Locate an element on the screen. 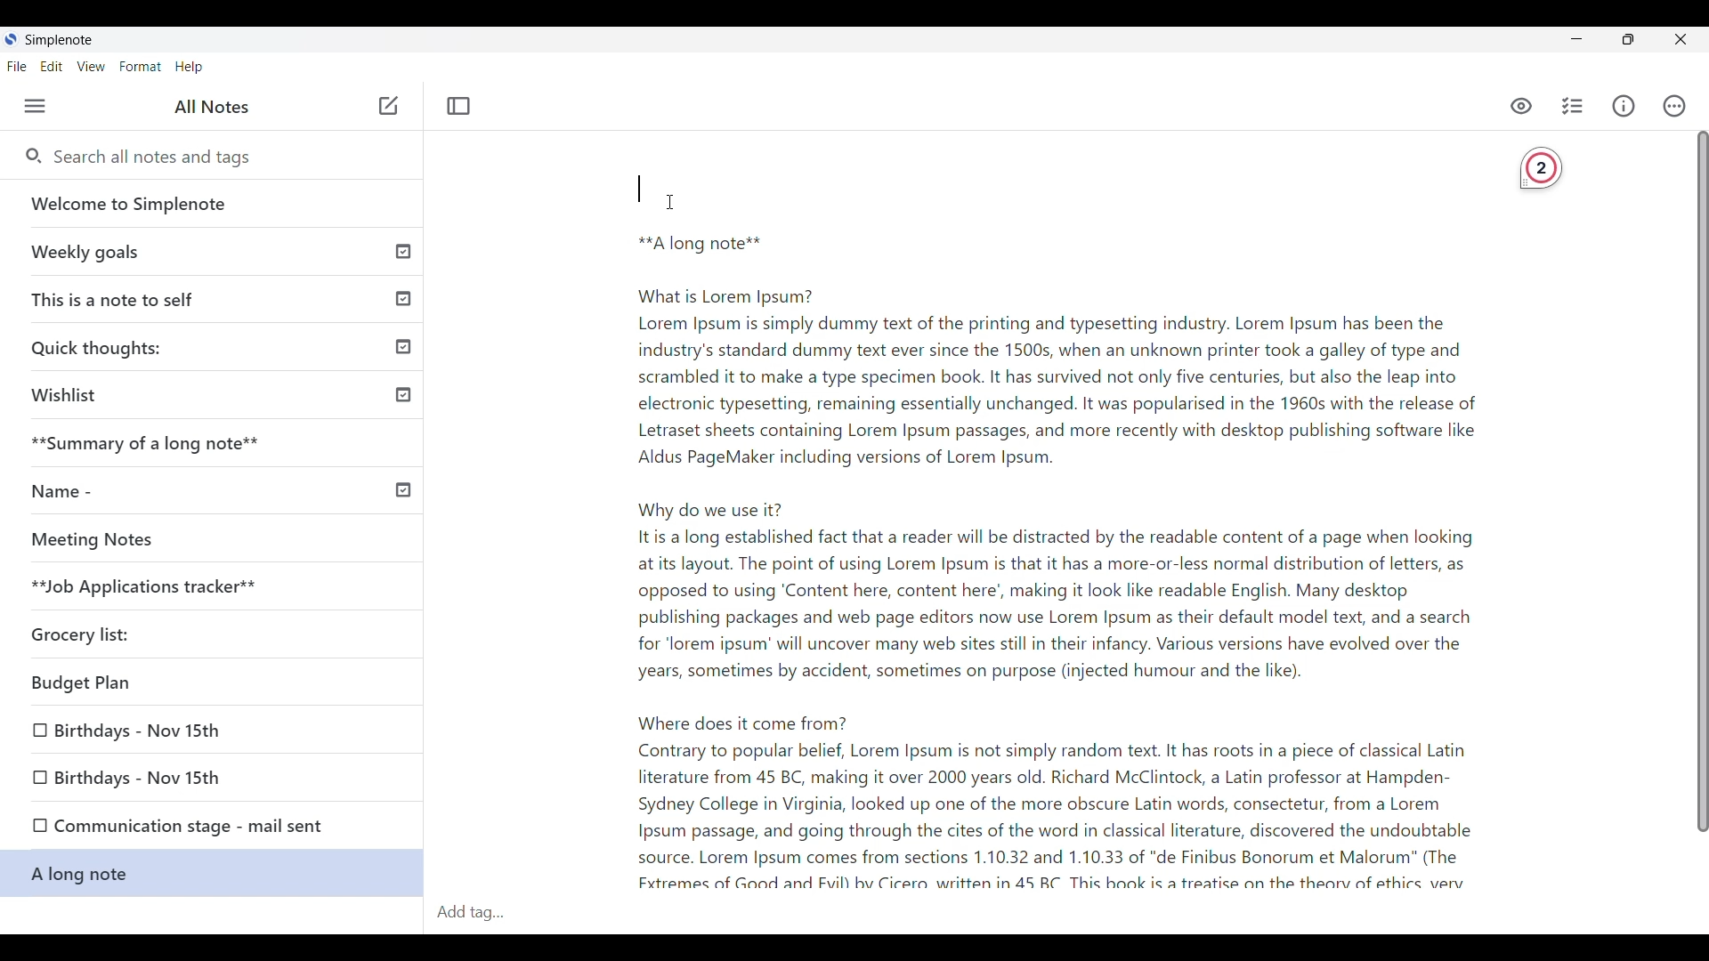 The height and width of the screenshot is (961, 1709). Quick thoughts: is located at coordinates (219, 346).